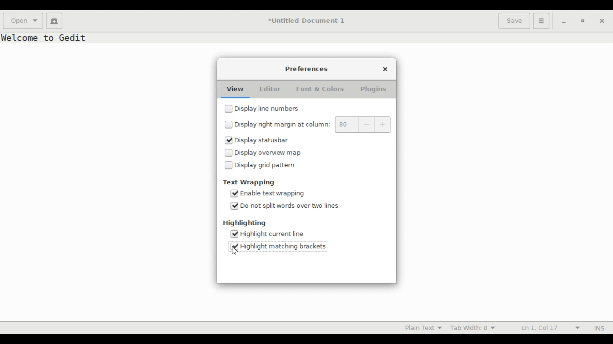 The height and width of the screenshot is (344, 613). Describe the element at coordinates (273, 234) in the screenshot. I see `Highlight current line` at that location.